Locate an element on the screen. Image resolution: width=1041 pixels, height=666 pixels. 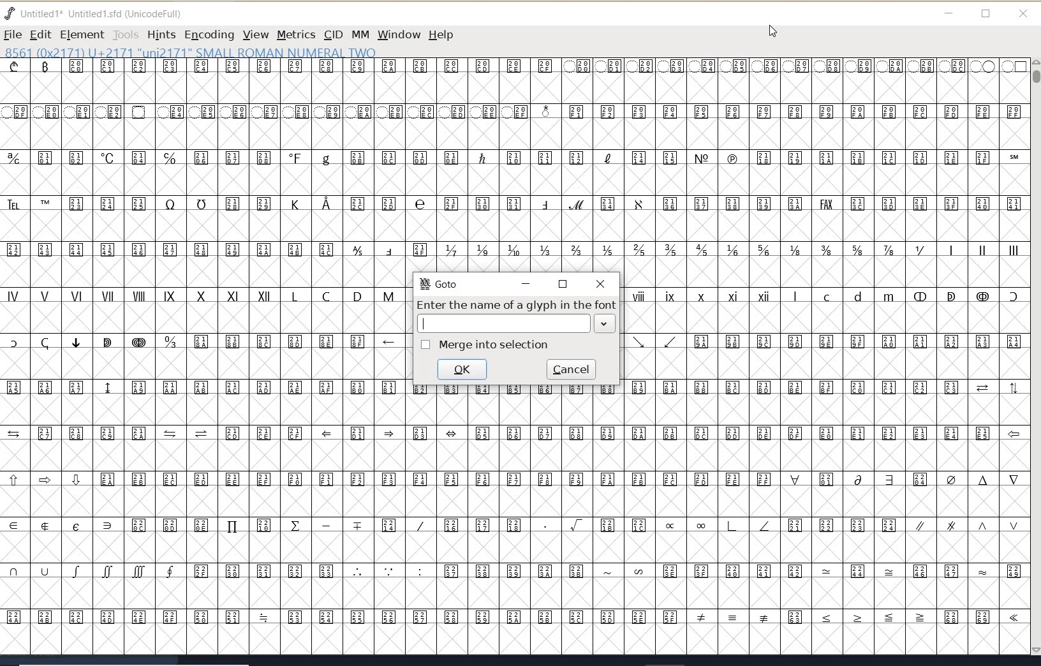
minimize is located at coordinates (949, 13).